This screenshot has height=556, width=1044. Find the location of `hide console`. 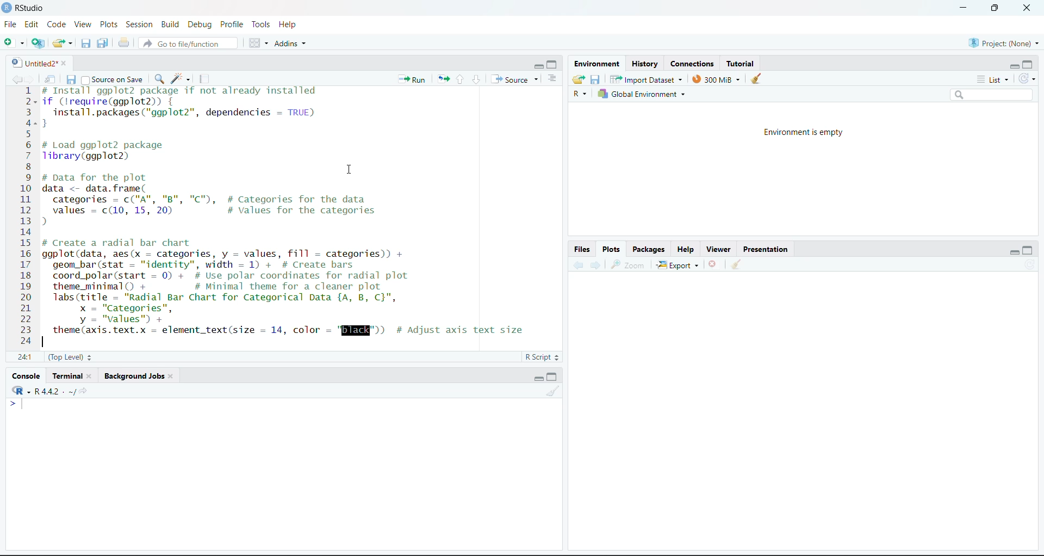

hide console is located at coordinates (1030, 251).